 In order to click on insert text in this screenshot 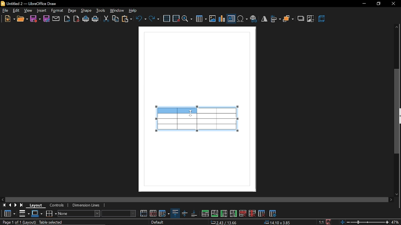, I will do `click(232, 18)`.